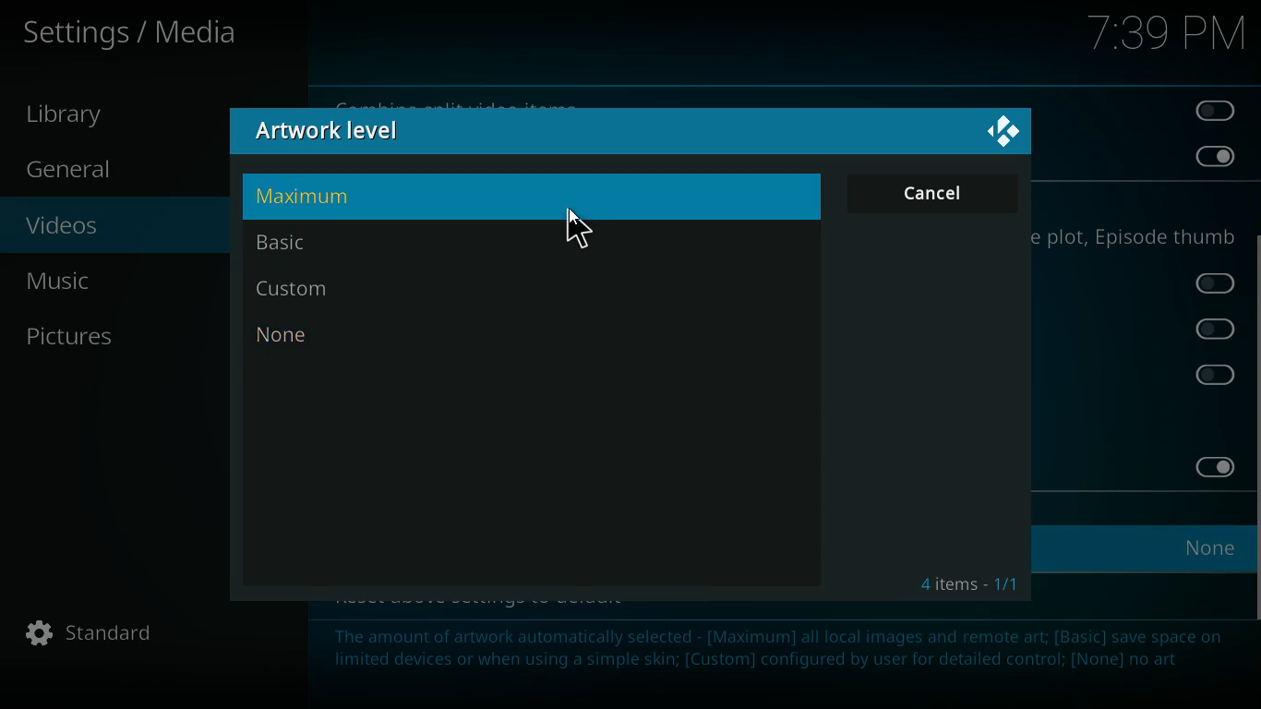 Image resolution: width=1261 pixels, height=709 pixels. What do you see at coordinates (775, 661) in the screenshot?
I see `message` at bounding box center [775, 661].